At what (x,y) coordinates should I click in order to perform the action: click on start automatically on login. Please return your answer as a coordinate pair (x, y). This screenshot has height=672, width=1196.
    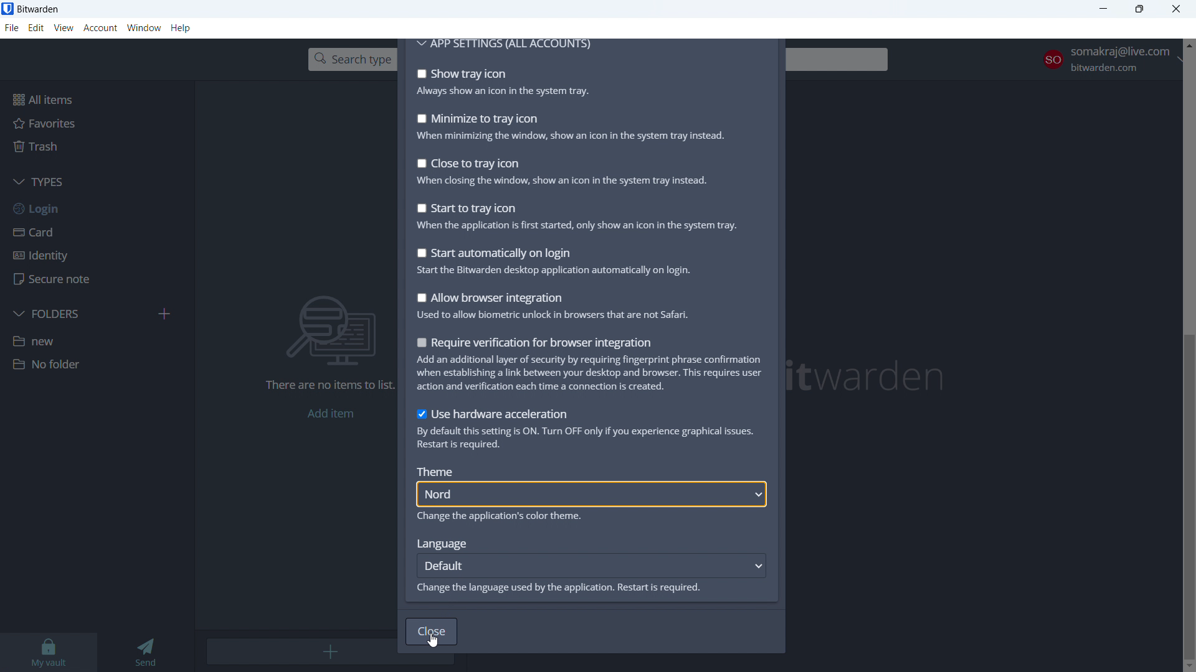
    Looking at the image, I should click on (587, 261).